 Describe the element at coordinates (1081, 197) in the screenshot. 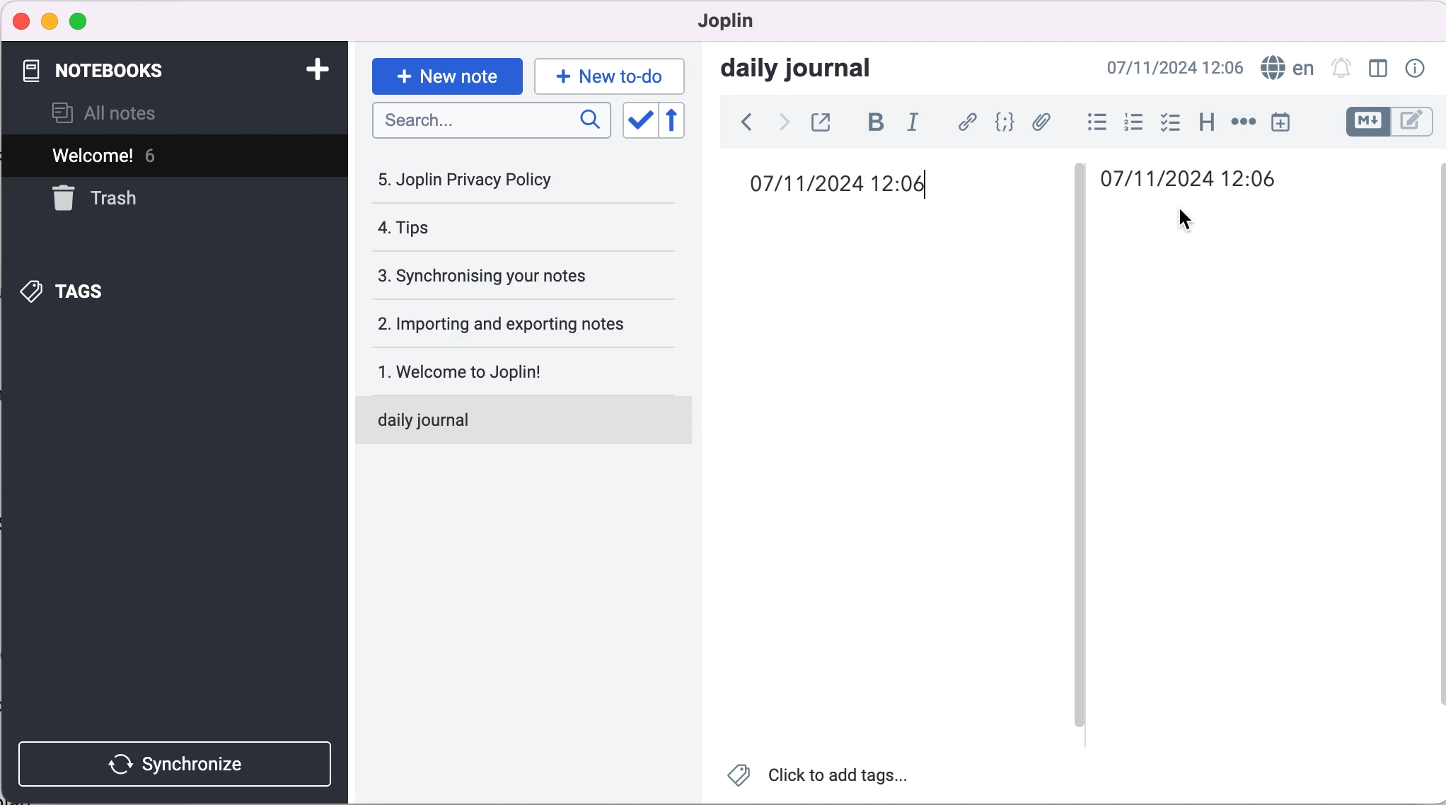

I see `vertical slider` at that location.